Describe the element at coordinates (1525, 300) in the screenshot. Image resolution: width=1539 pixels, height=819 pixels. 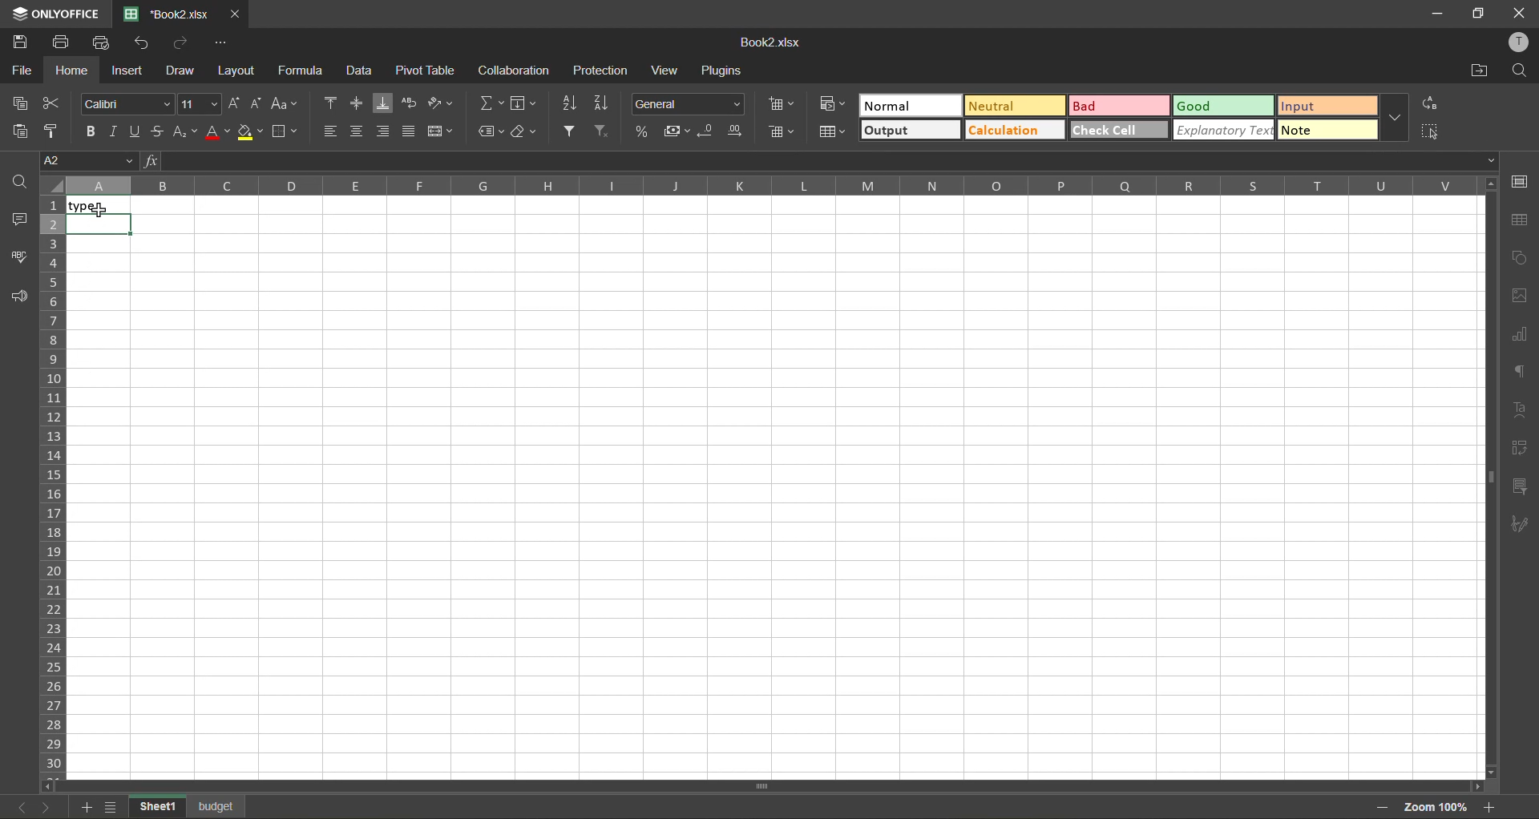
I see `images` at that location.